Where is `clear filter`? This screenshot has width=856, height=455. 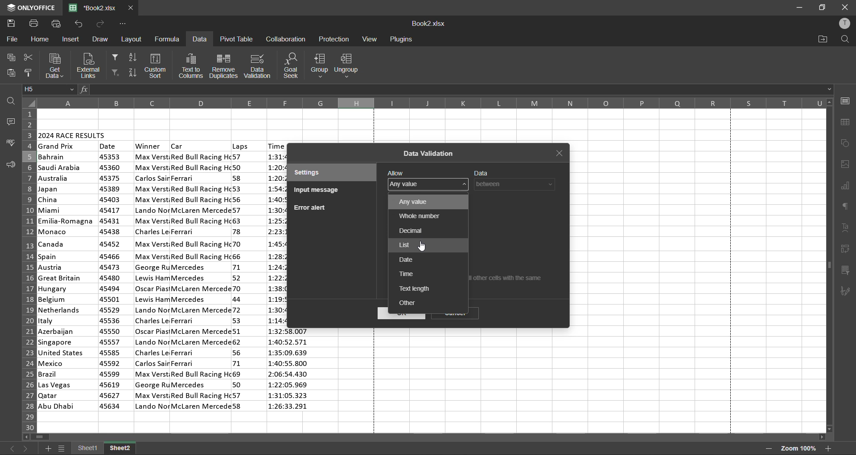
clear filter is located at coordinates (115, 73).